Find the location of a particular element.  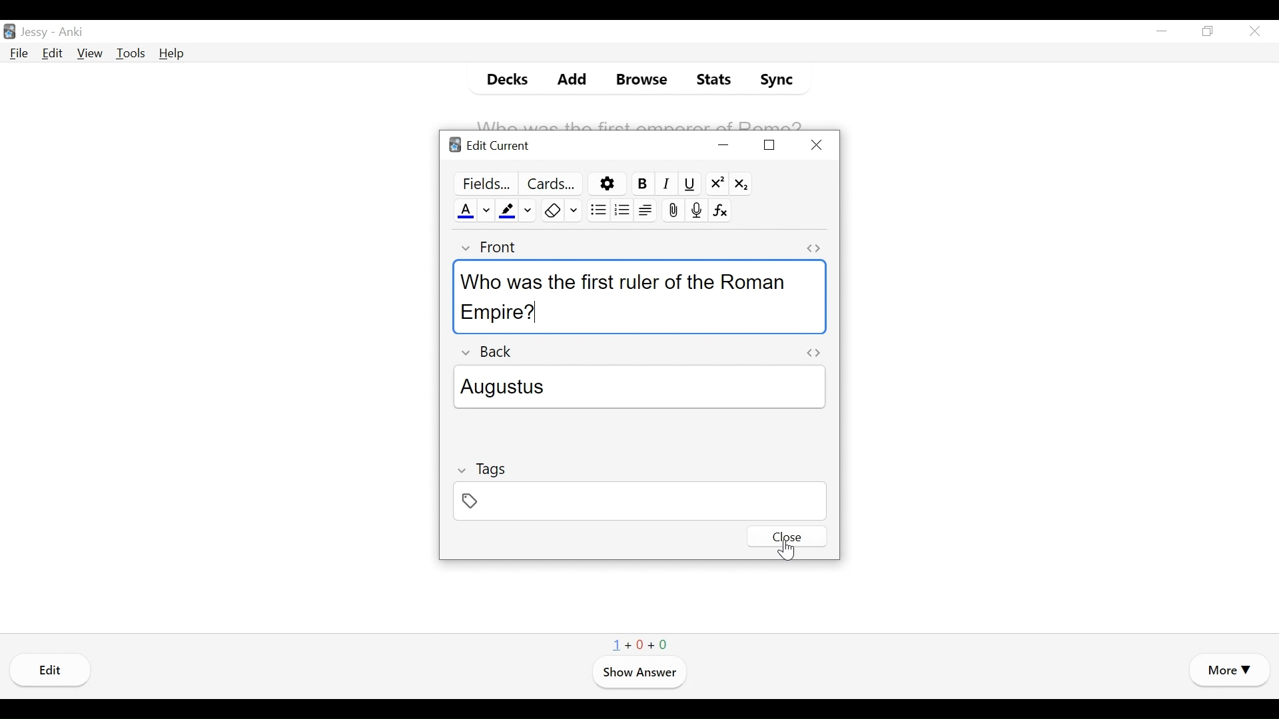

Remove Formatting is located at coordinates (550, 210).